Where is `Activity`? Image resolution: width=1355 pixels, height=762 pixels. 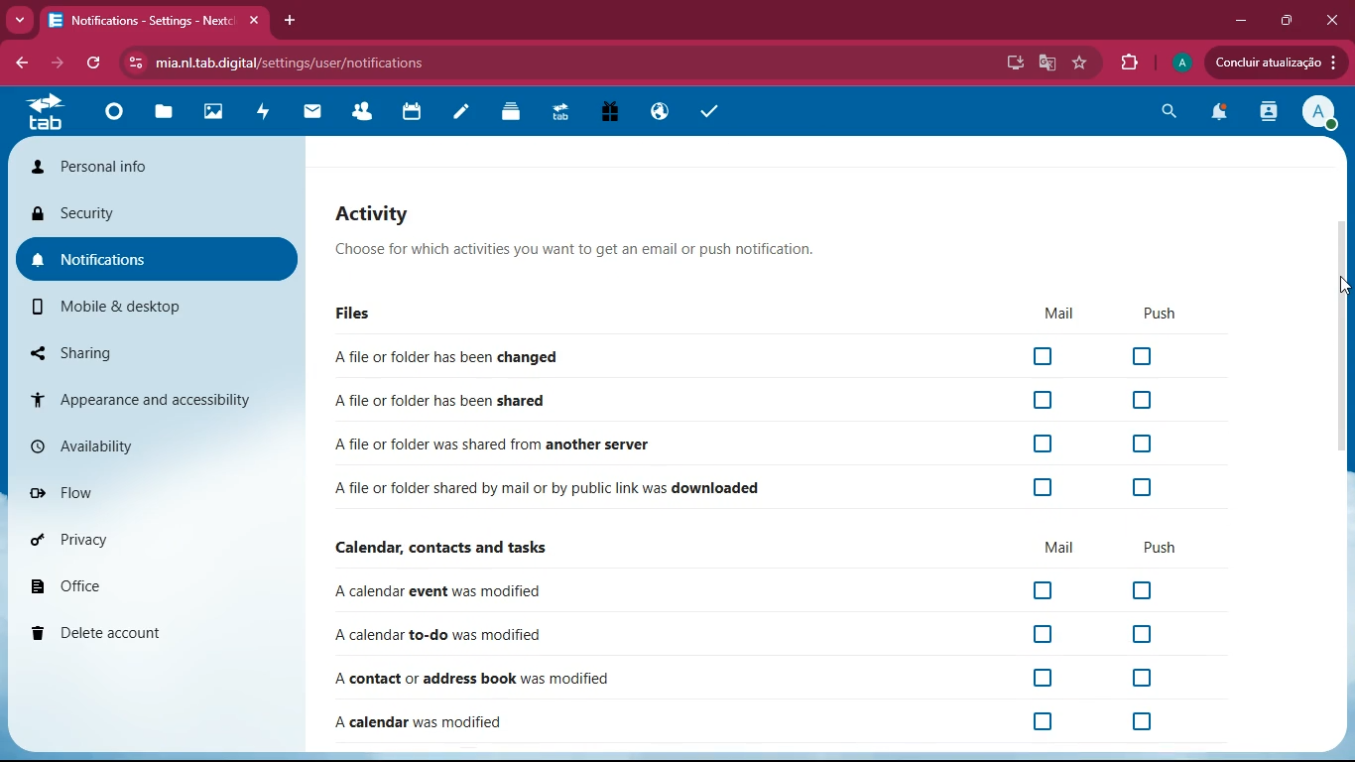
Activity is located at coordinates (577, 210).